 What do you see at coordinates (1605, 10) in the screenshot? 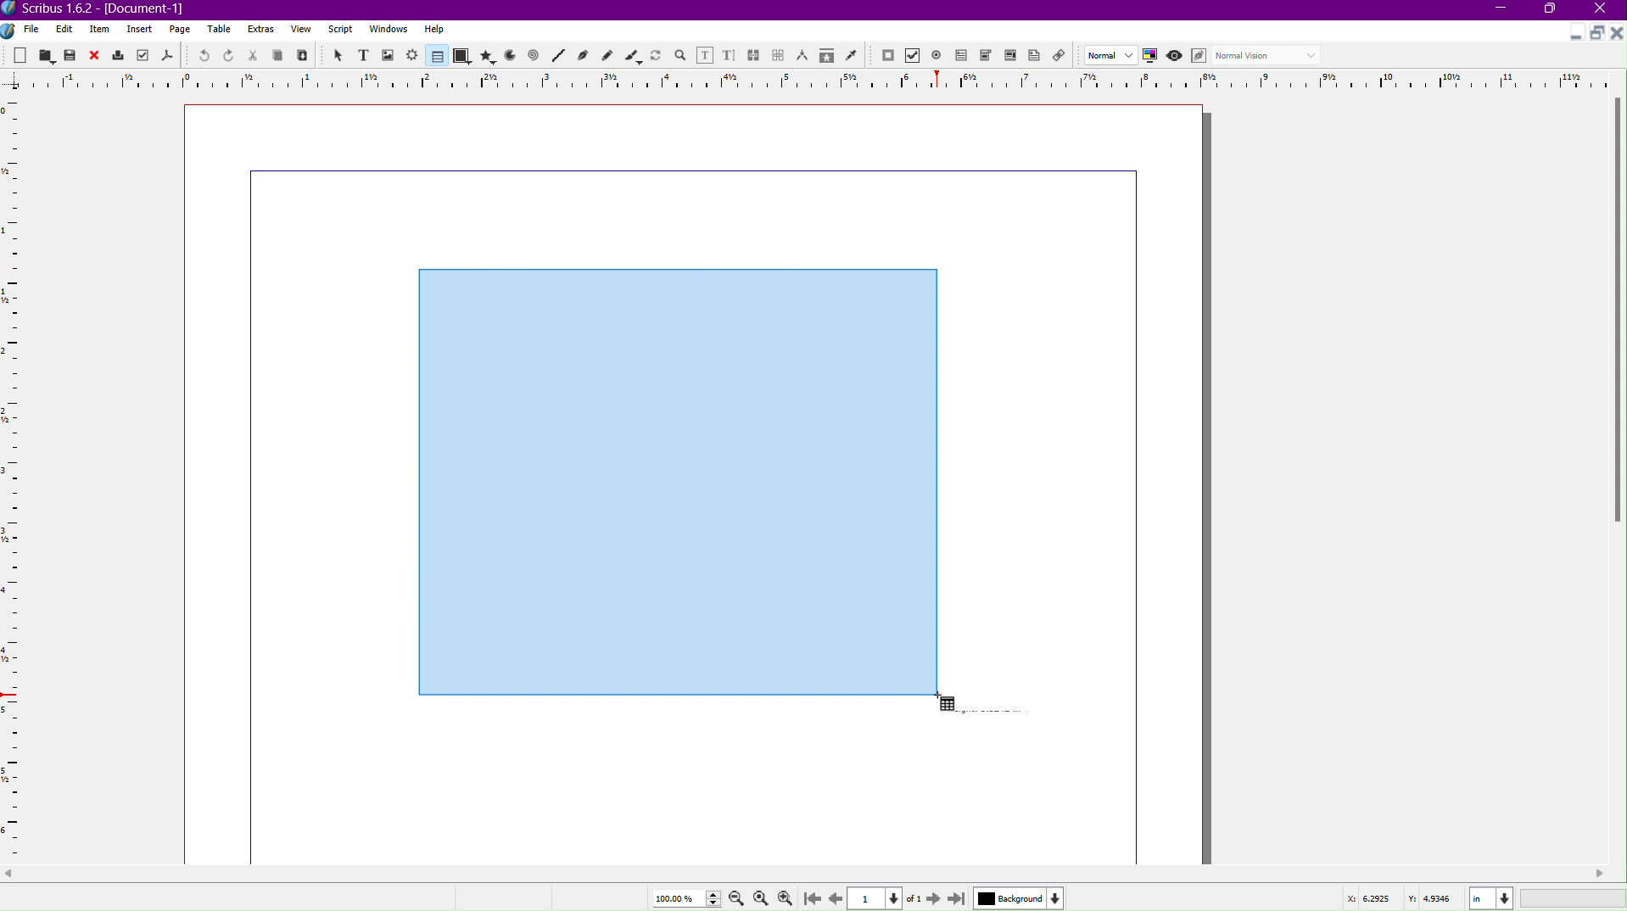
I see `Close` at bounding box center [1605, 10].